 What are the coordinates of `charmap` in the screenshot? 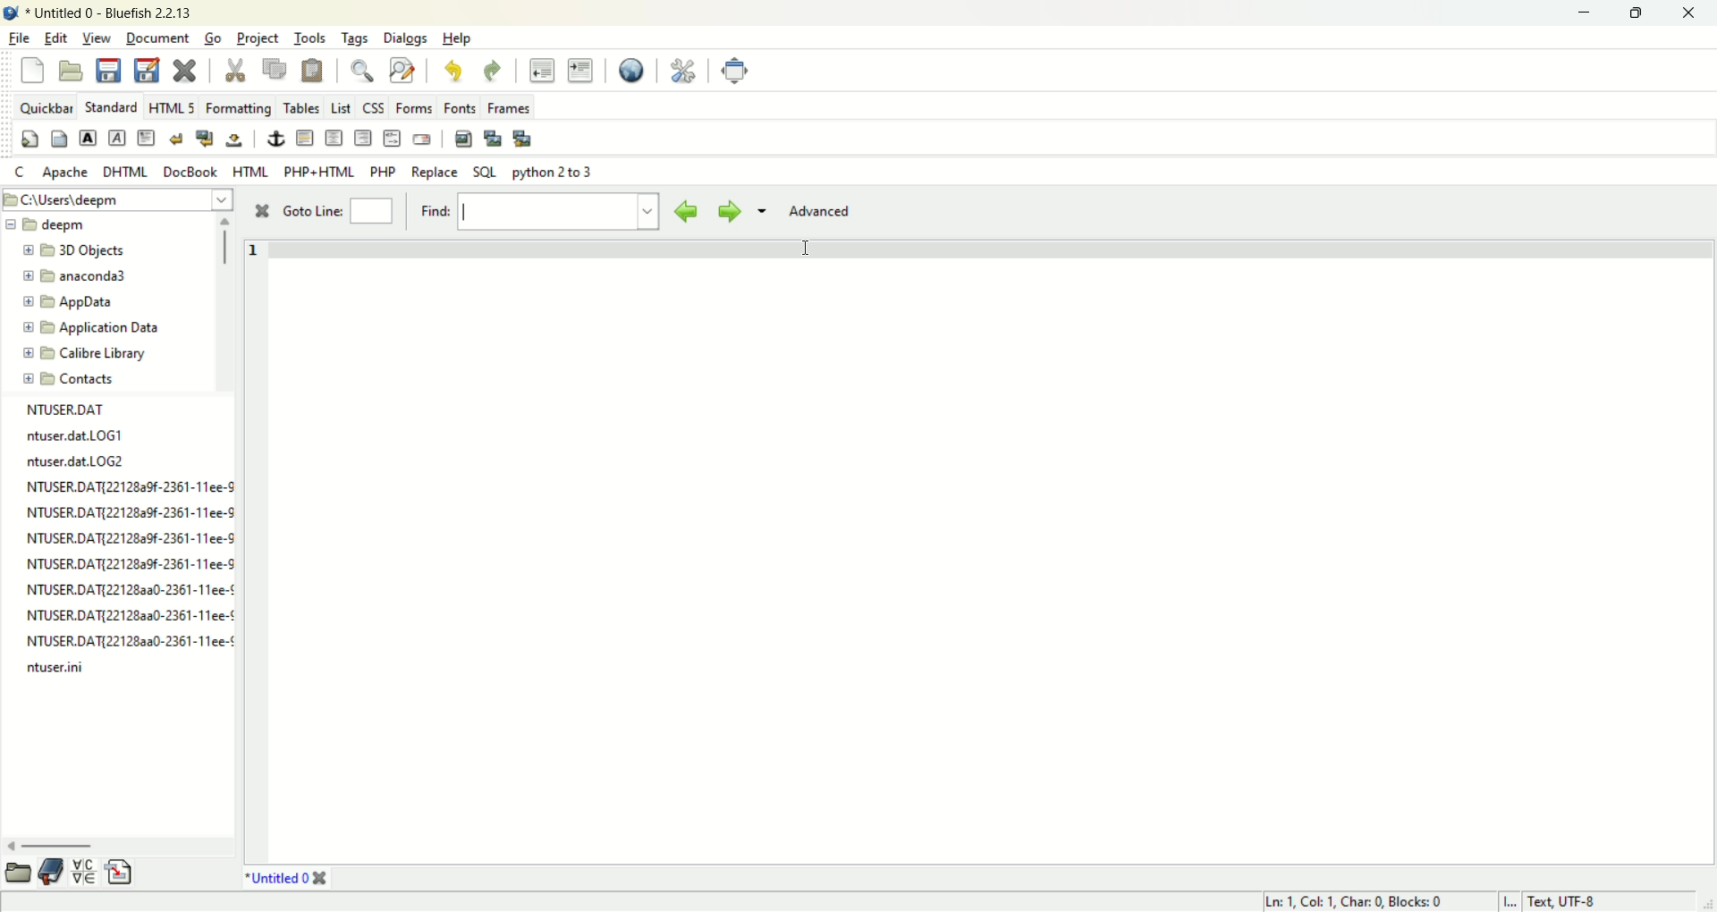 It's located at (85, 874).